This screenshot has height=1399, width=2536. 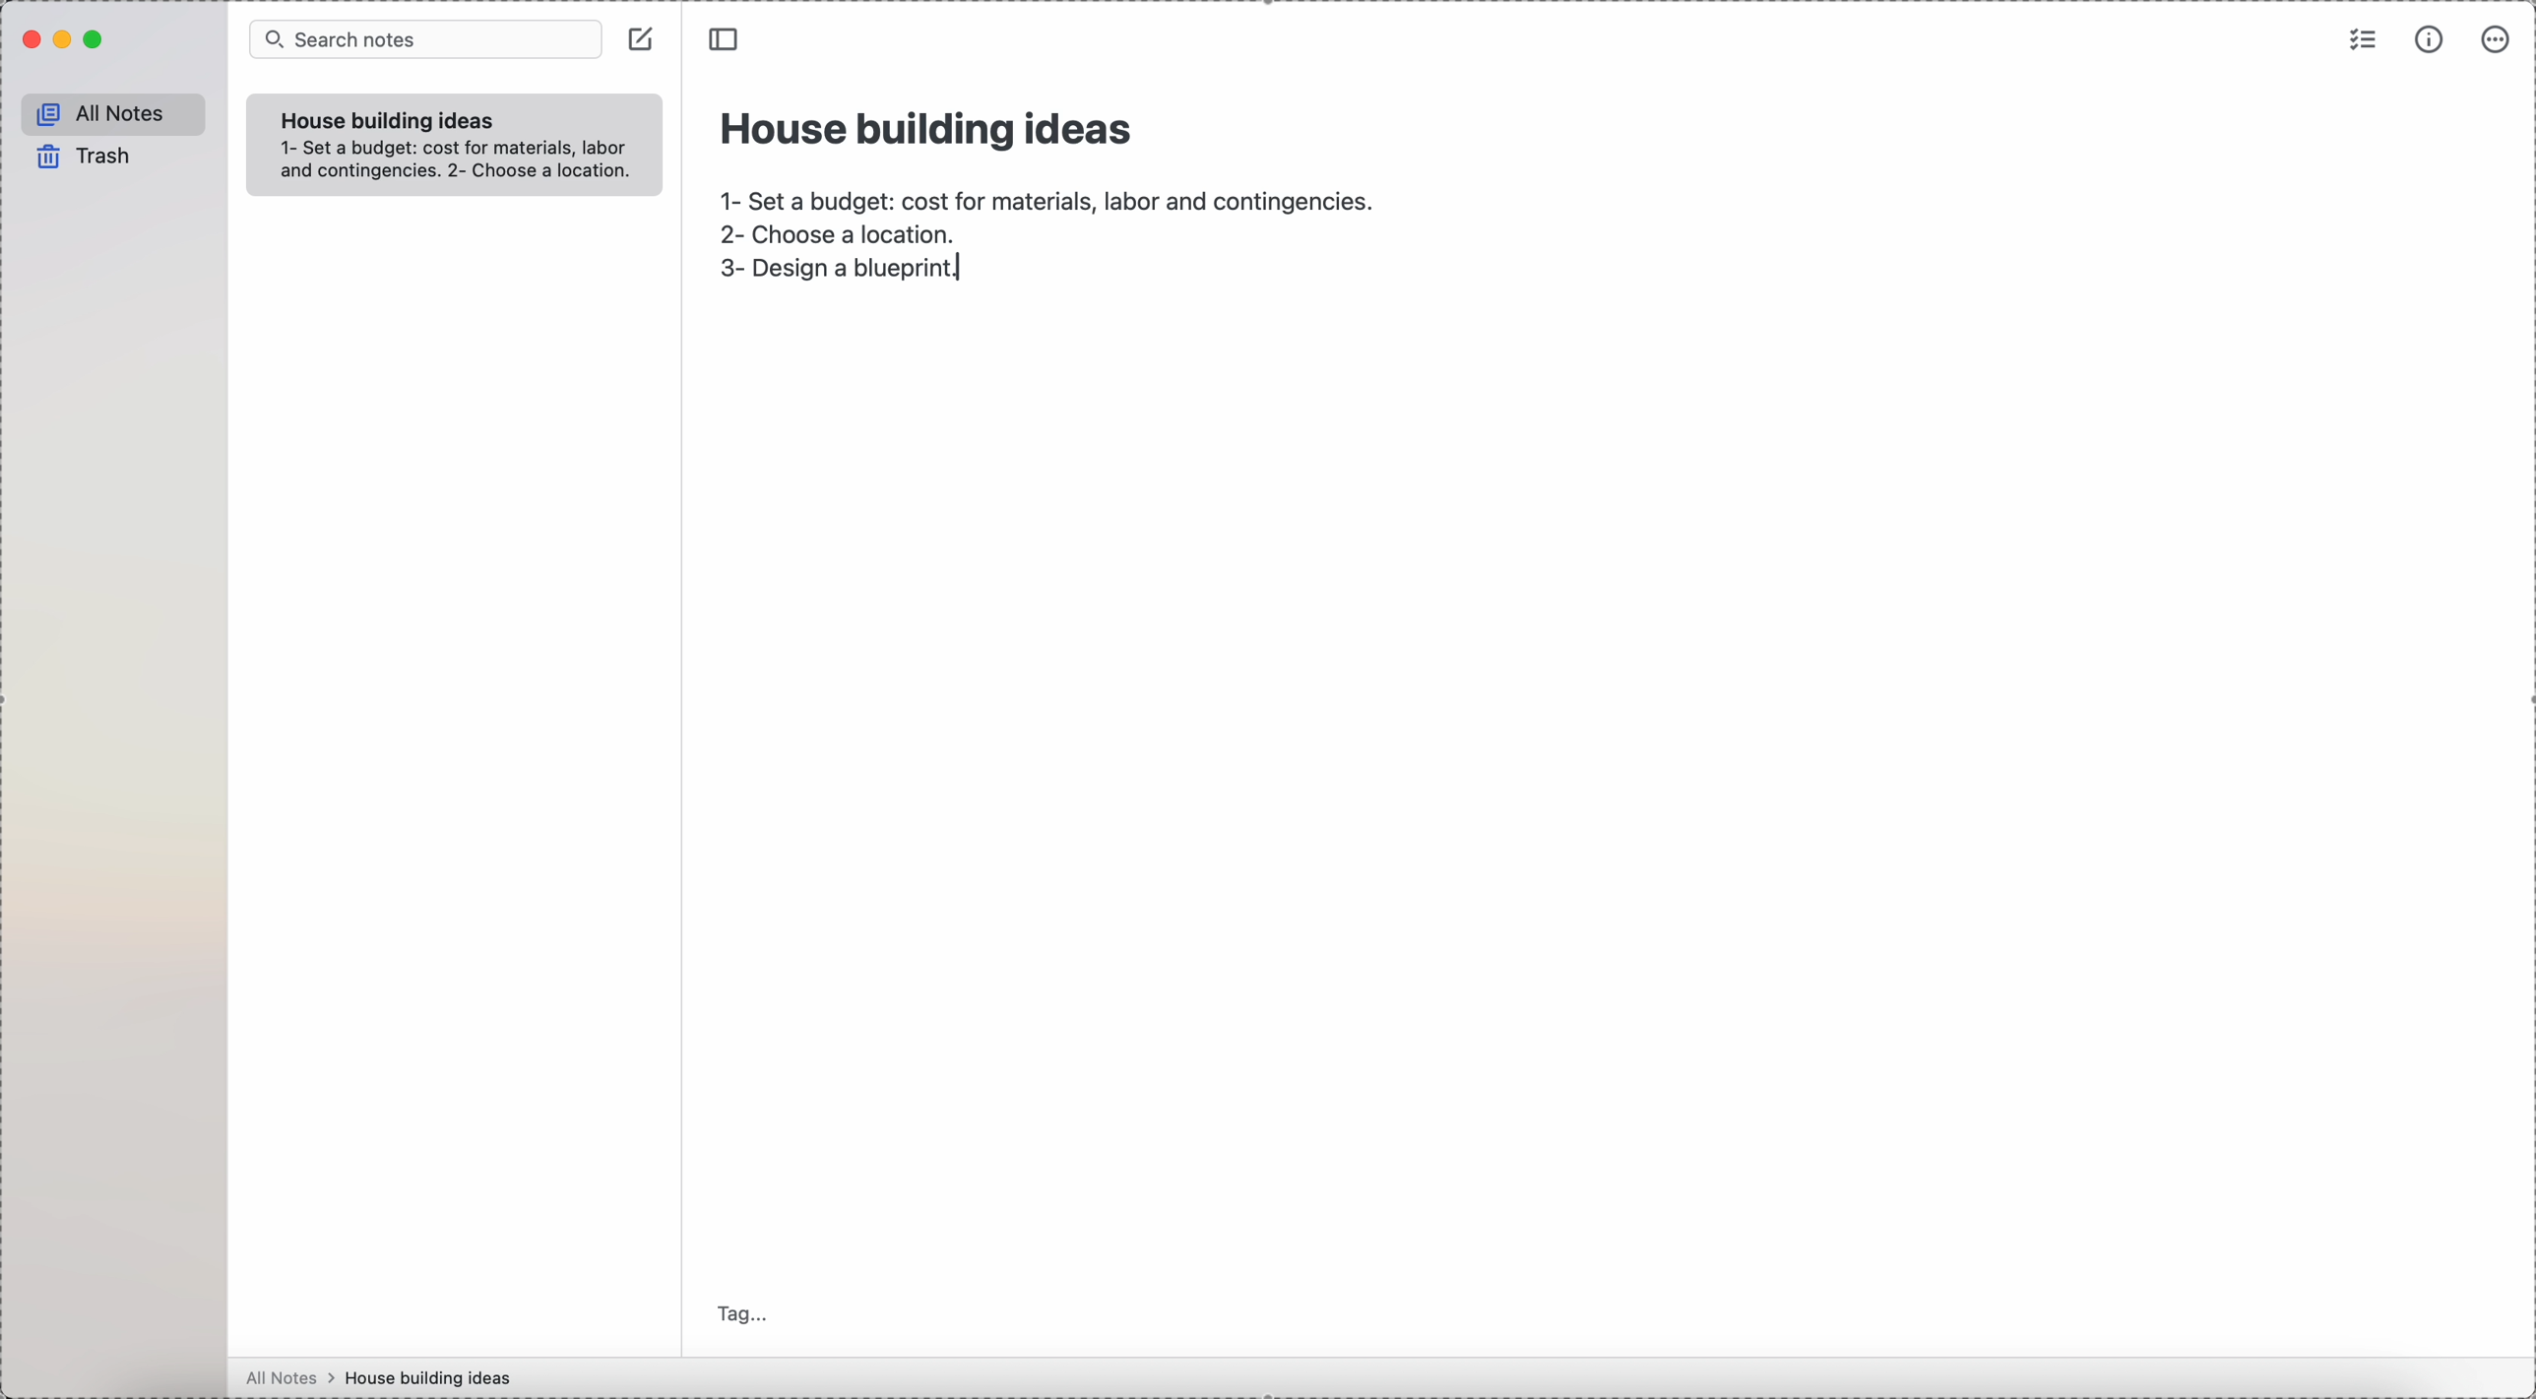 What do you see at coordinates (1045, 195) in the screenshot?
I see `1-set a budget:cost for material,labor and contingencies` at bounding box center [1045, 195].